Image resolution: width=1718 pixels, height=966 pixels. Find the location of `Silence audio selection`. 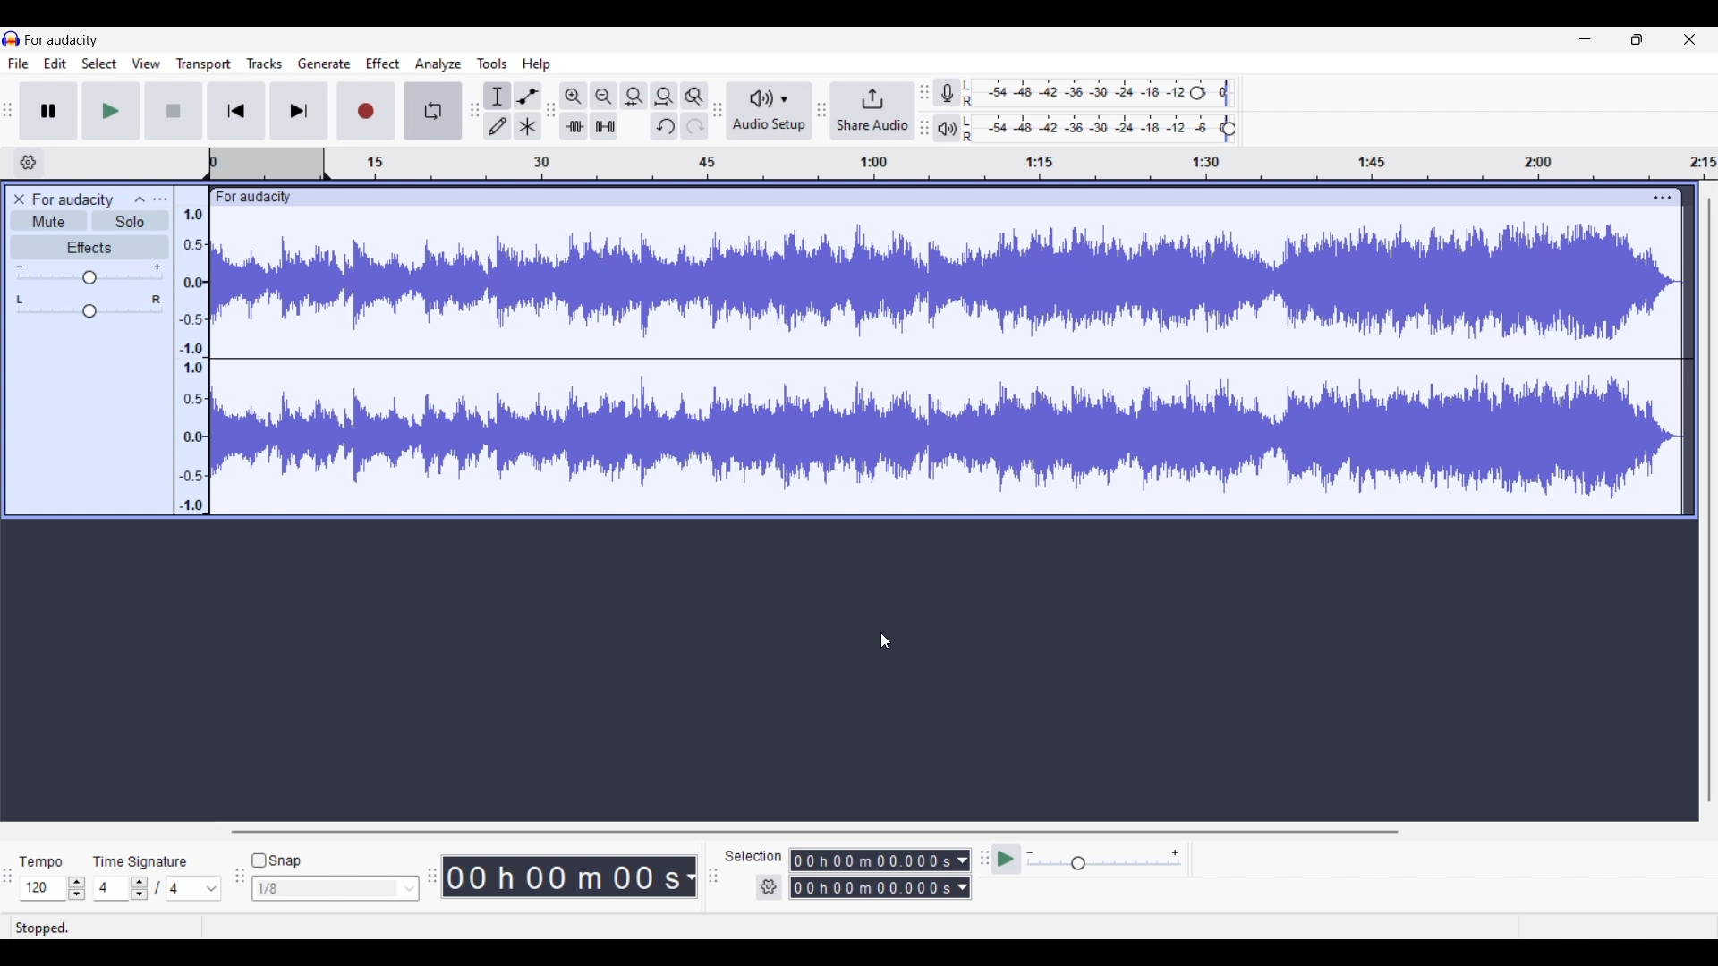

Silence audio selection is located at coordinates (605, 126).